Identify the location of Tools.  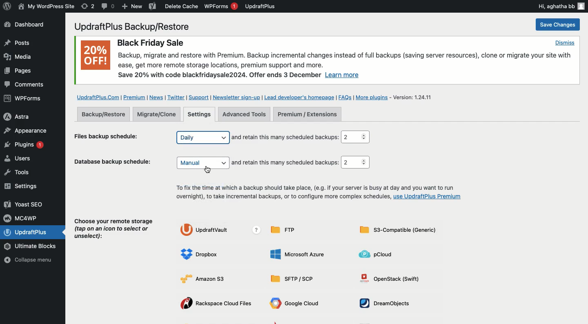
(22, 172).